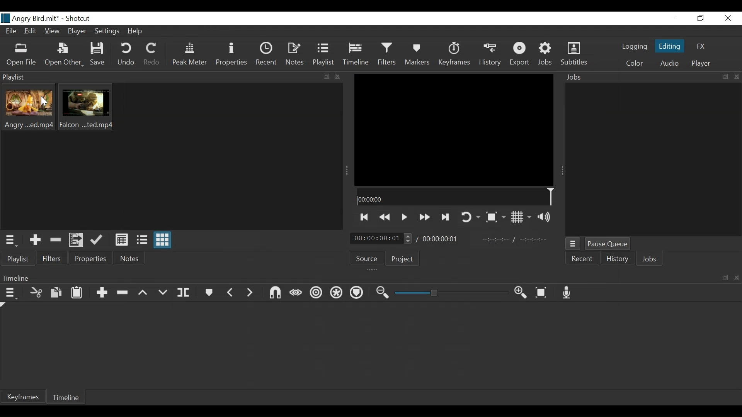 The image size is (742, 417). Describe the element at coordinates (107, 31) in the screenshot. I see `Settings` at that location.